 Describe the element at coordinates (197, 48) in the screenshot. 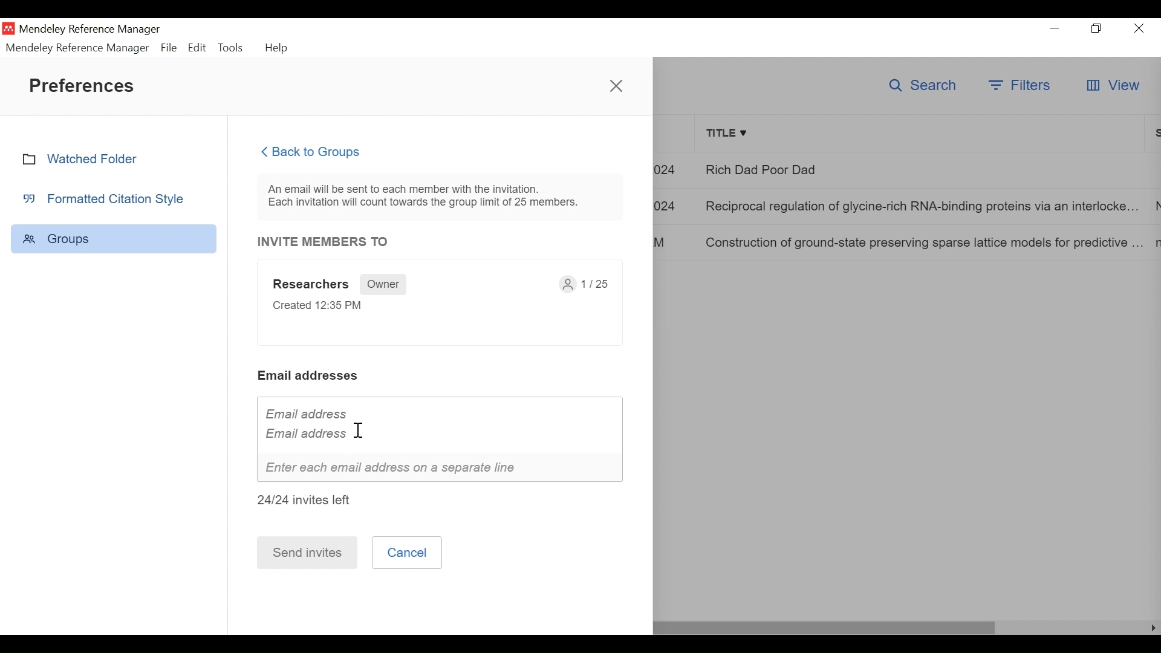

I see `Edit` at that location.